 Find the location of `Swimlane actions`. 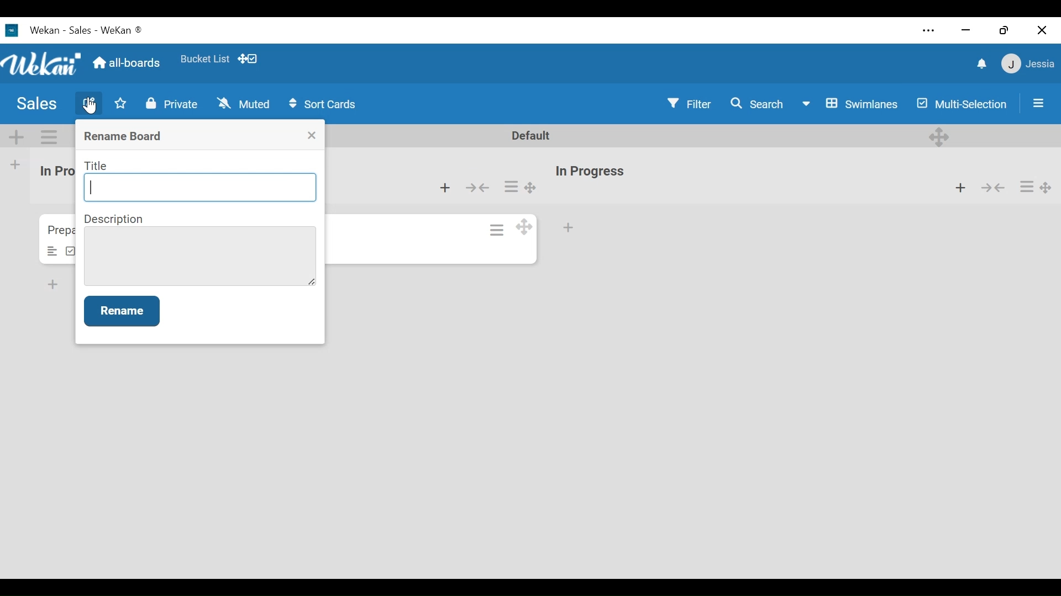

Swimlane actions is located at coordinates (48, 137).